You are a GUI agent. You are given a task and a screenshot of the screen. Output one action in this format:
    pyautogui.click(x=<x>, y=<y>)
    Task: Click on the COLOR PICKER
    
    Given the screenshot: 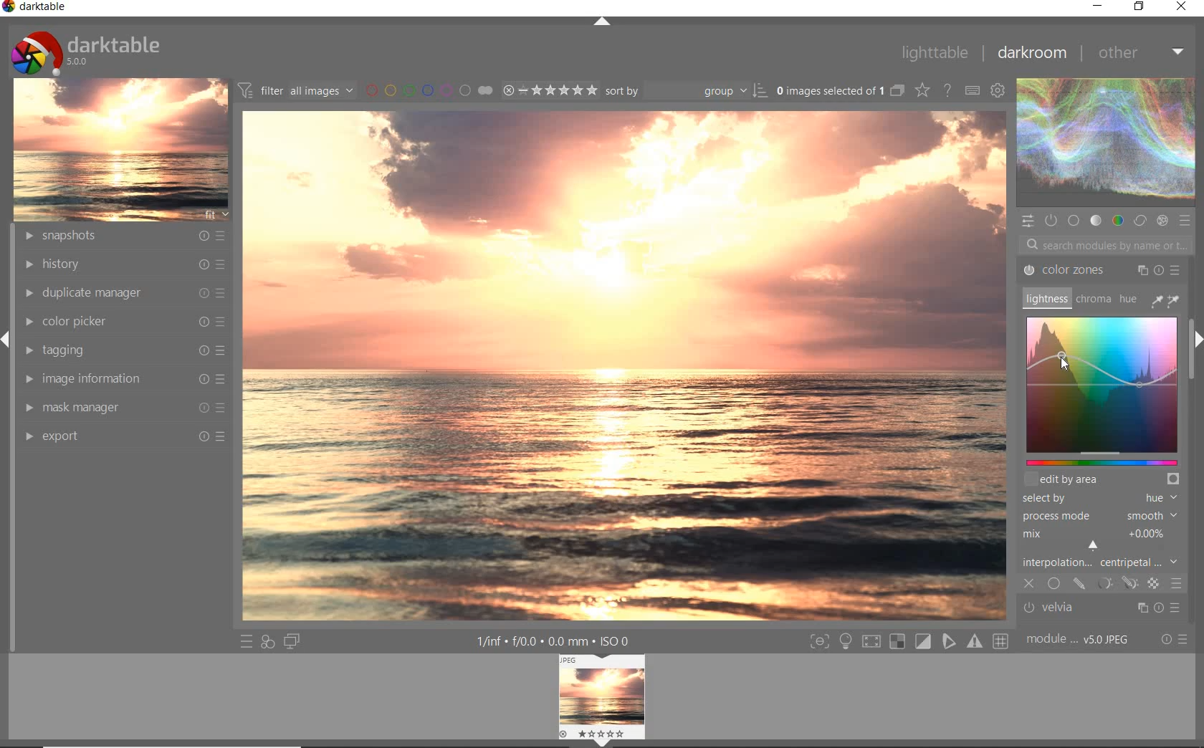 What is the action you would take?
    pyautogui.click(x=128, y=320)
    